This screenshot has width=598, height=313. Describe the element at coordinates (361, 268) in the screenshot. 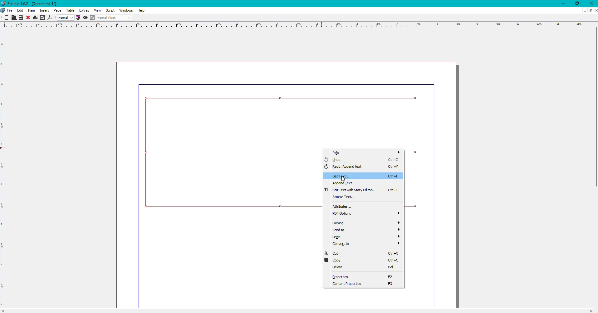

I see `Delete` at that location.